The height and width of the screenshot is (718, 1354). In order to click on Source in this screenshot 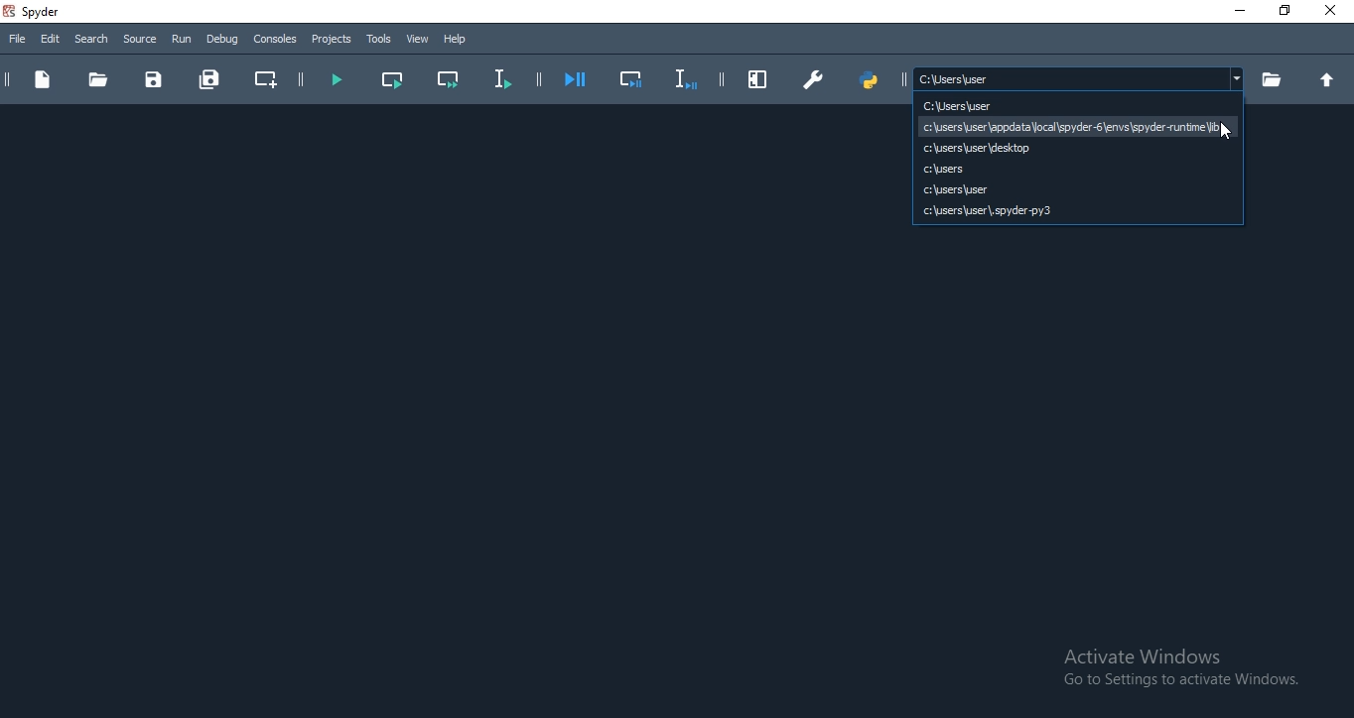, I will do `click(139, 40)`.